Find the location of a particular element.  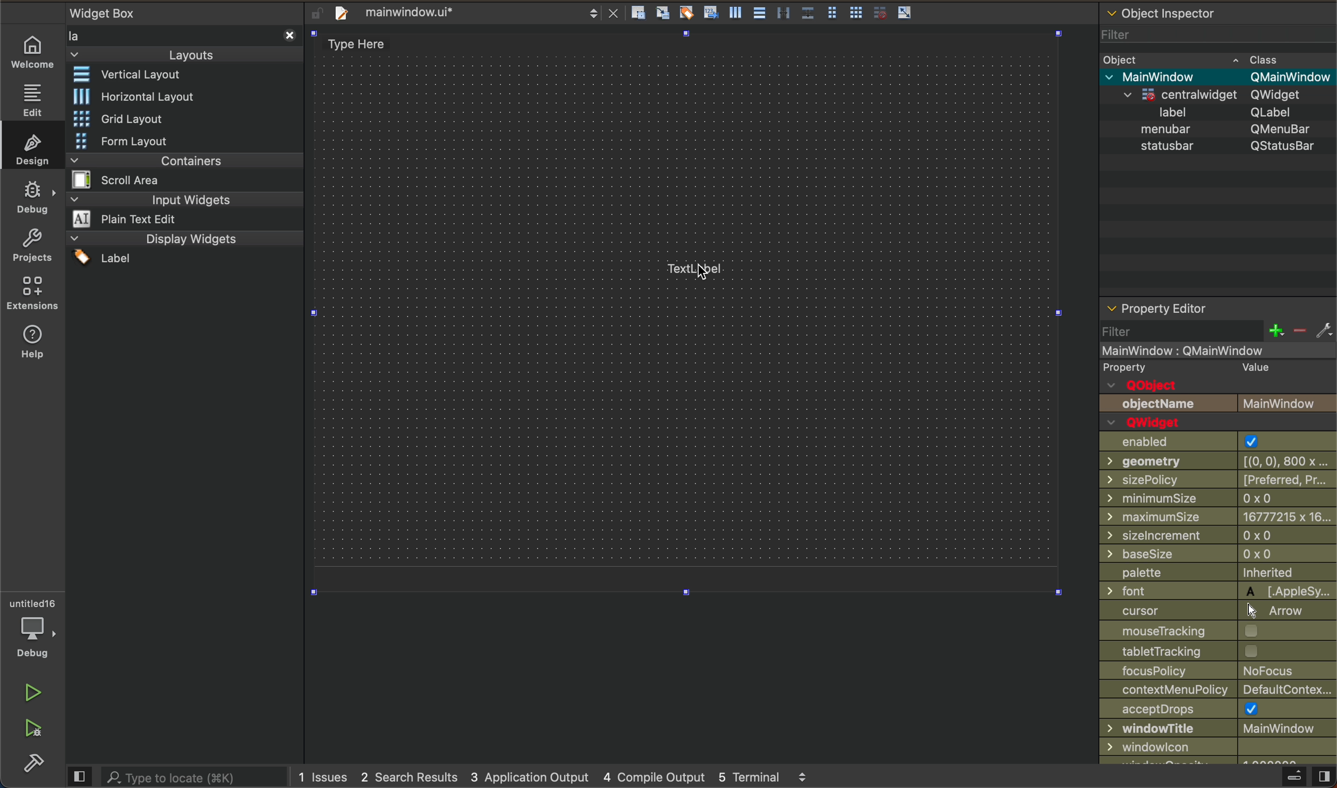

debugger is located at coordinates (36, 627).